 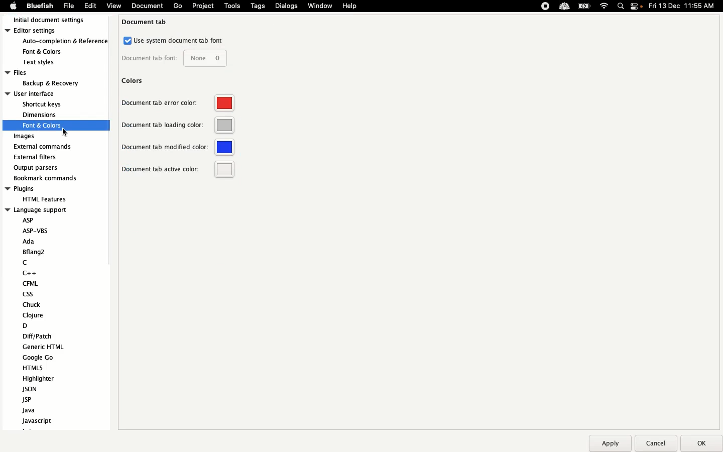 What do you see at coordinates (286, 6) in the screenshot?
I see `Dialogs` at bounding box center [286, 6].